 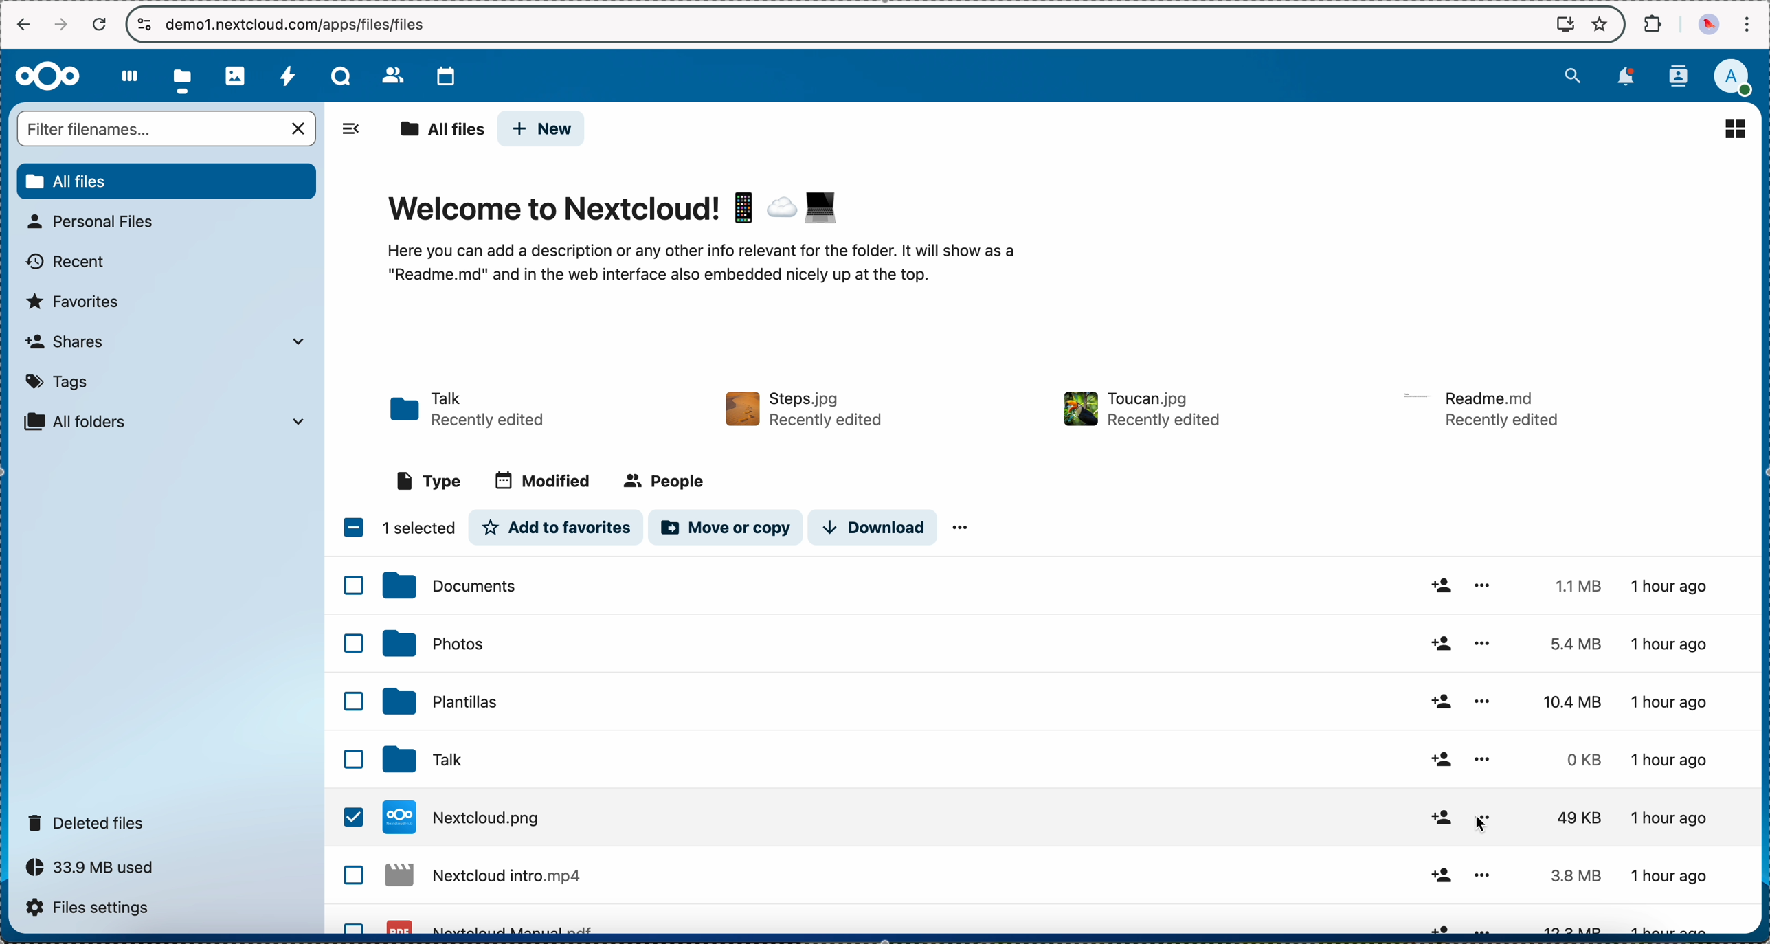 What do you see at coordinates (95, 867) in the screenshot?
I see `33.9 MB used` at bounding box center [95, 867].